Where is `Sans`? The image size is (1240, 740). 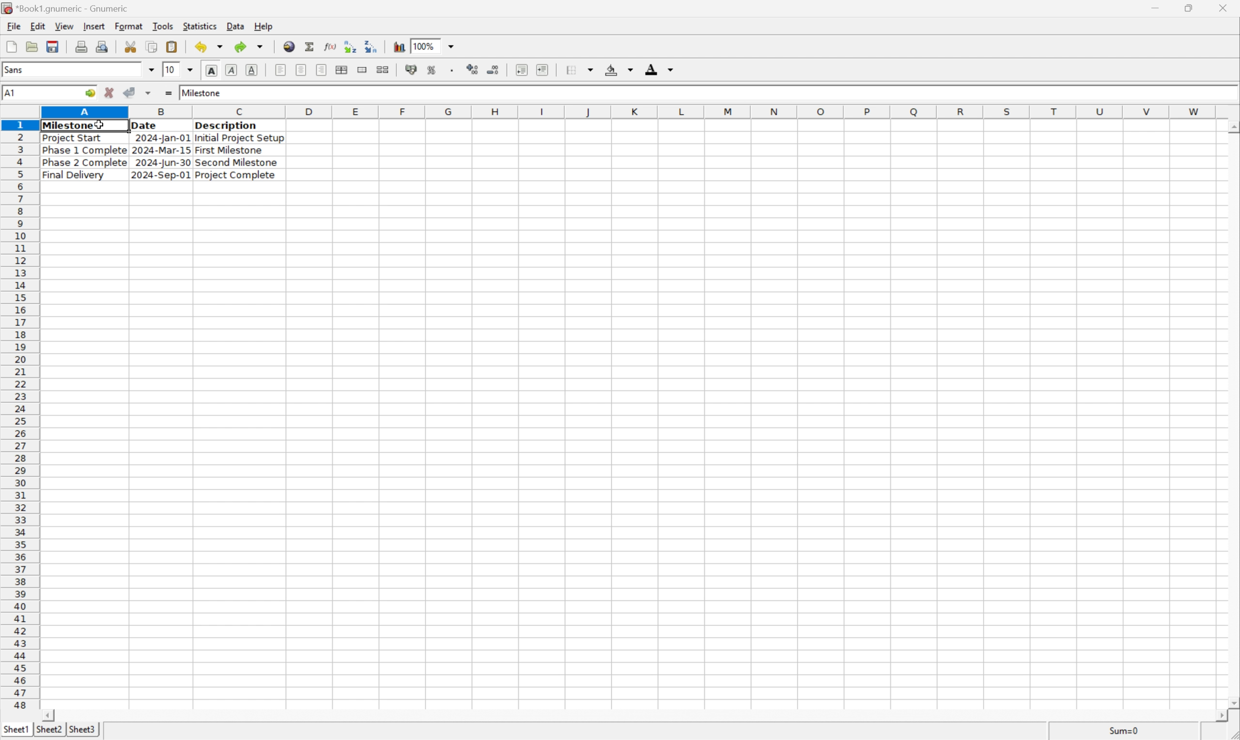
Sans is located at coordinates (16, 69).